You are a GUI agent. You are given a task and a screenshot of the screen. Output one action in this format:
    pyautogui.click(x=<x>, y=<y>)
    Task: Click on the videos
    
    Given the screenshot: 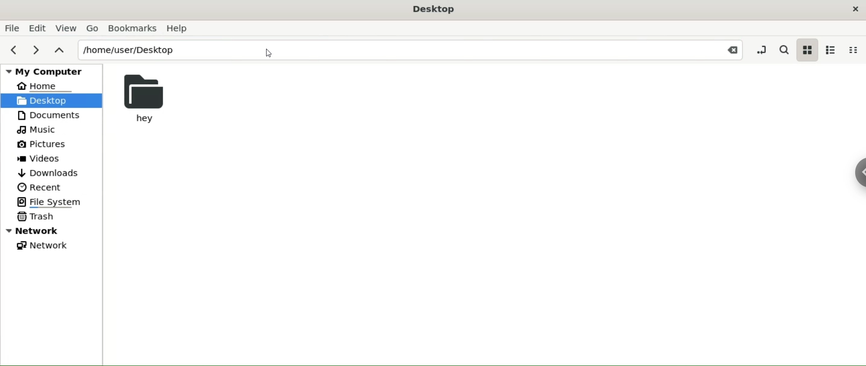 What is the action you would take?
    pyautogui.click(x=41, y=159)
    